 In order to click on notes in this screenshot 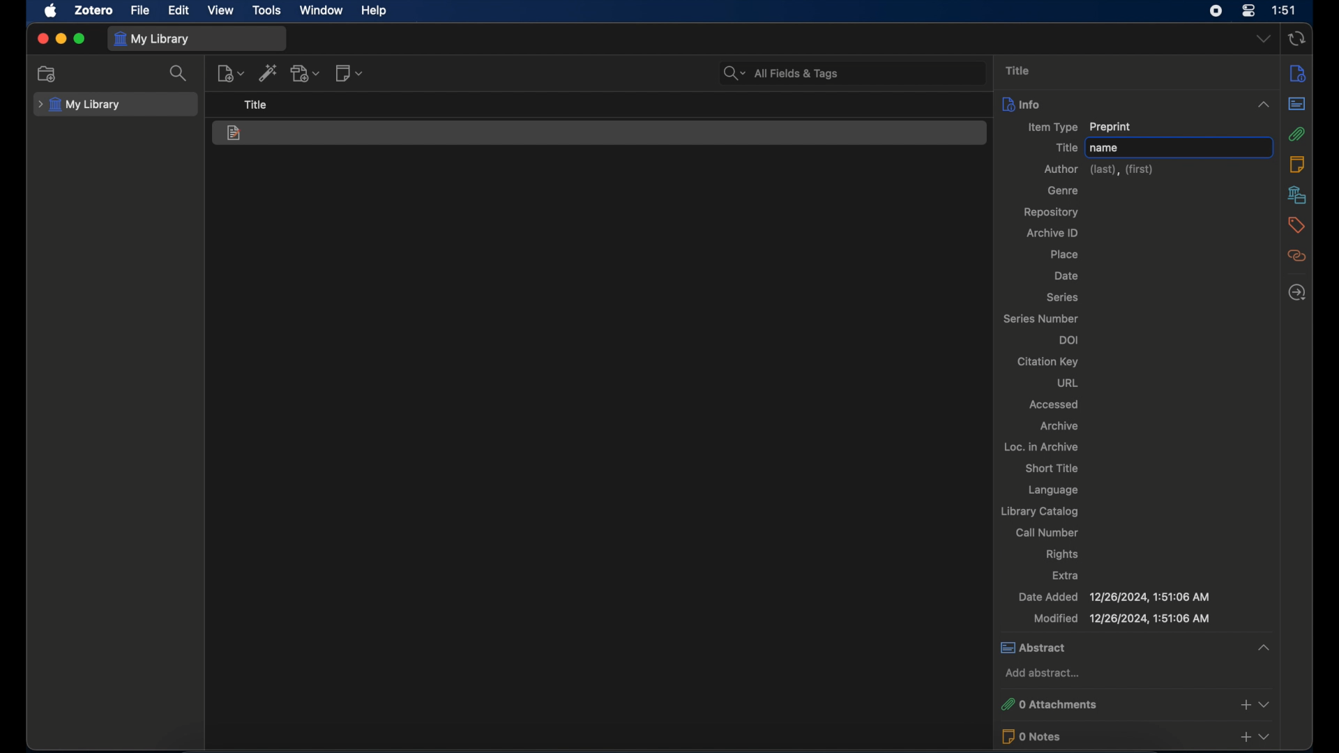, I will do `click(1298, 164)`.